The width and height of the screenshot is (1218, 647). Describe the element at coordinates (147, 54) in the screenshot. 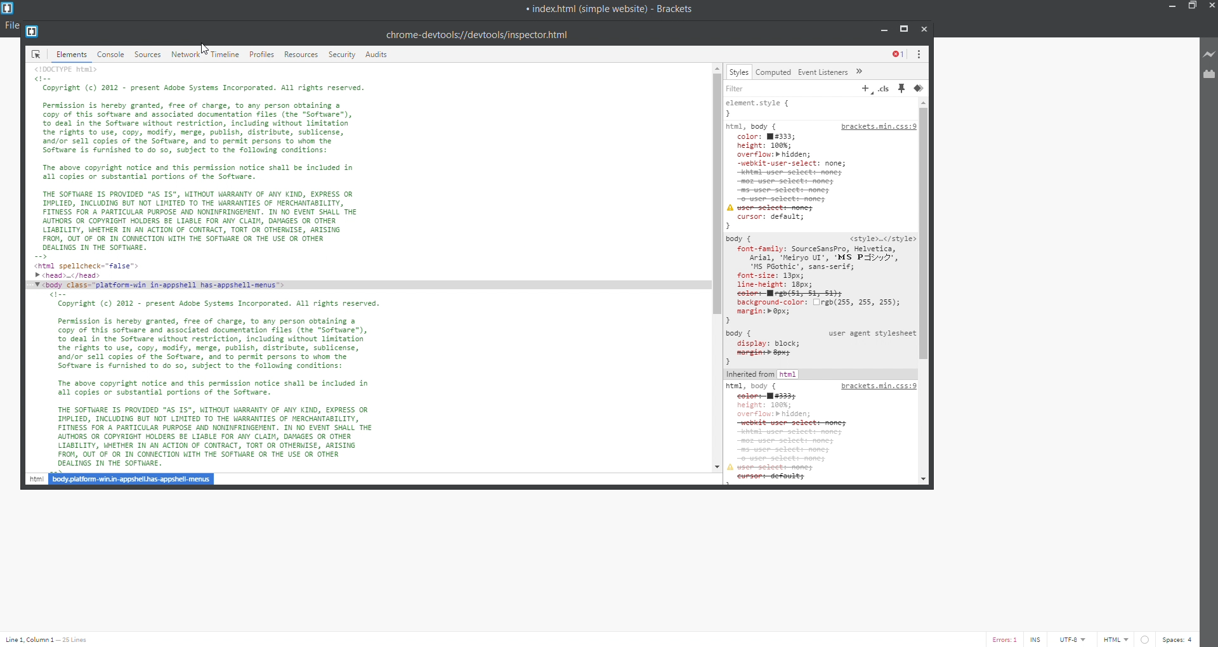

I see `sources` at that location.